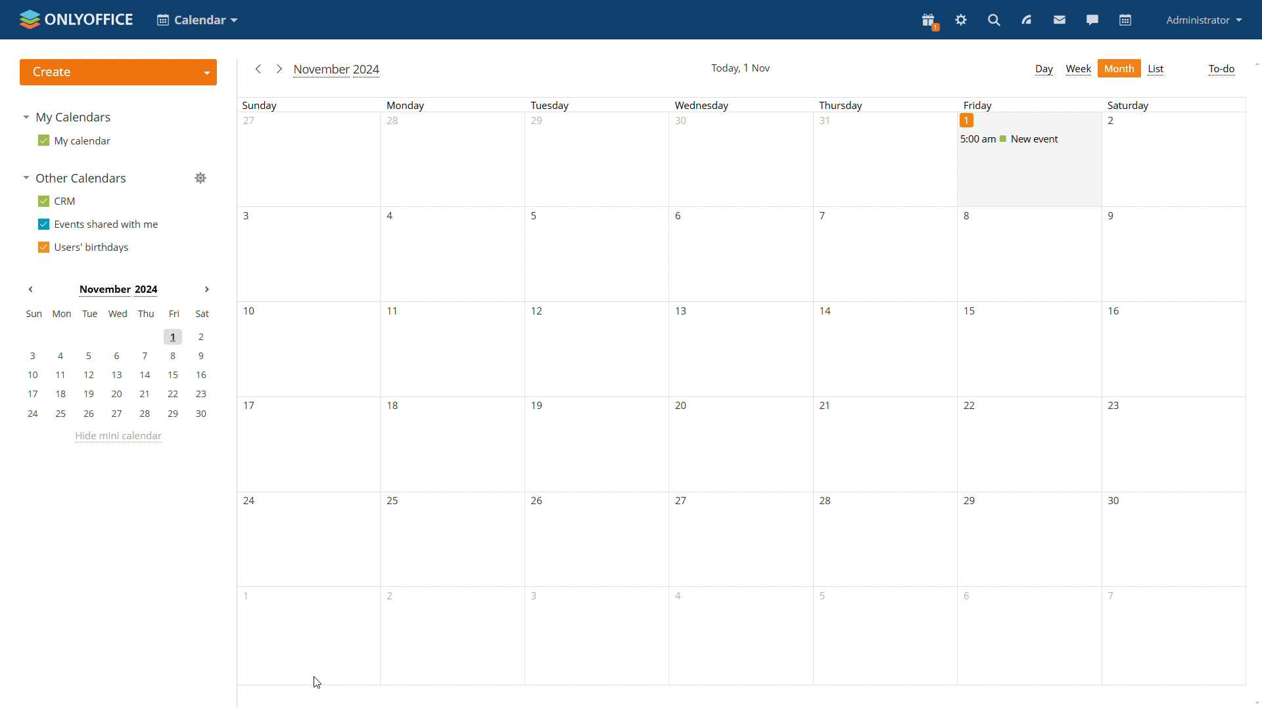  I want to click on to-do, so click(1221, 70).